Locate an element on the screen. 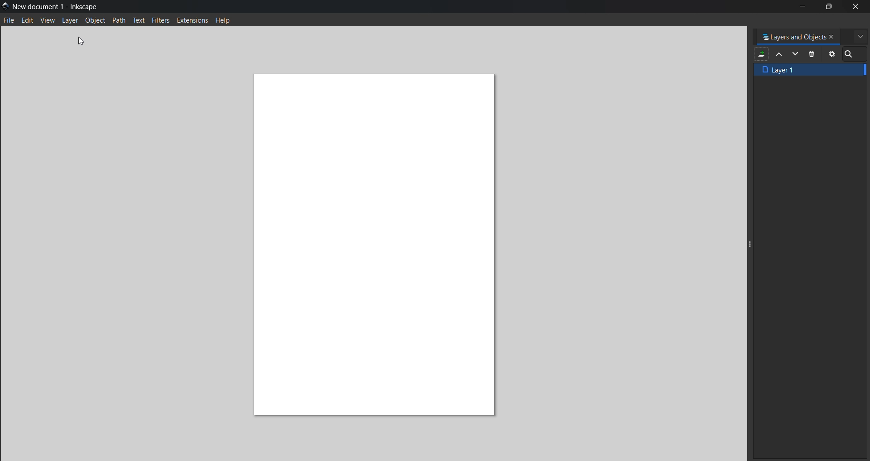  more is located at coordinates (859, 36).